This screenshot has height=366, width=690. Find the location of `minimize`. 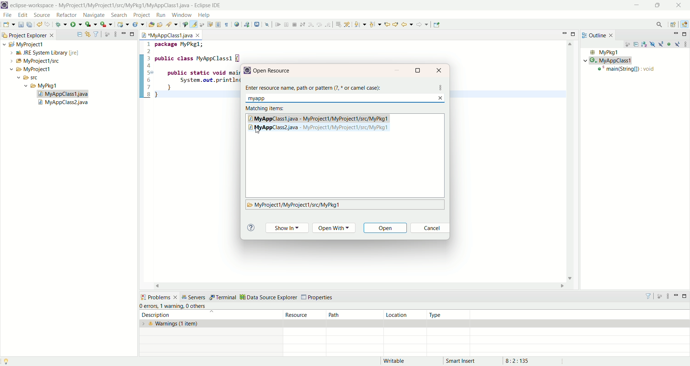

minimize is located at coordinates (397, 71).